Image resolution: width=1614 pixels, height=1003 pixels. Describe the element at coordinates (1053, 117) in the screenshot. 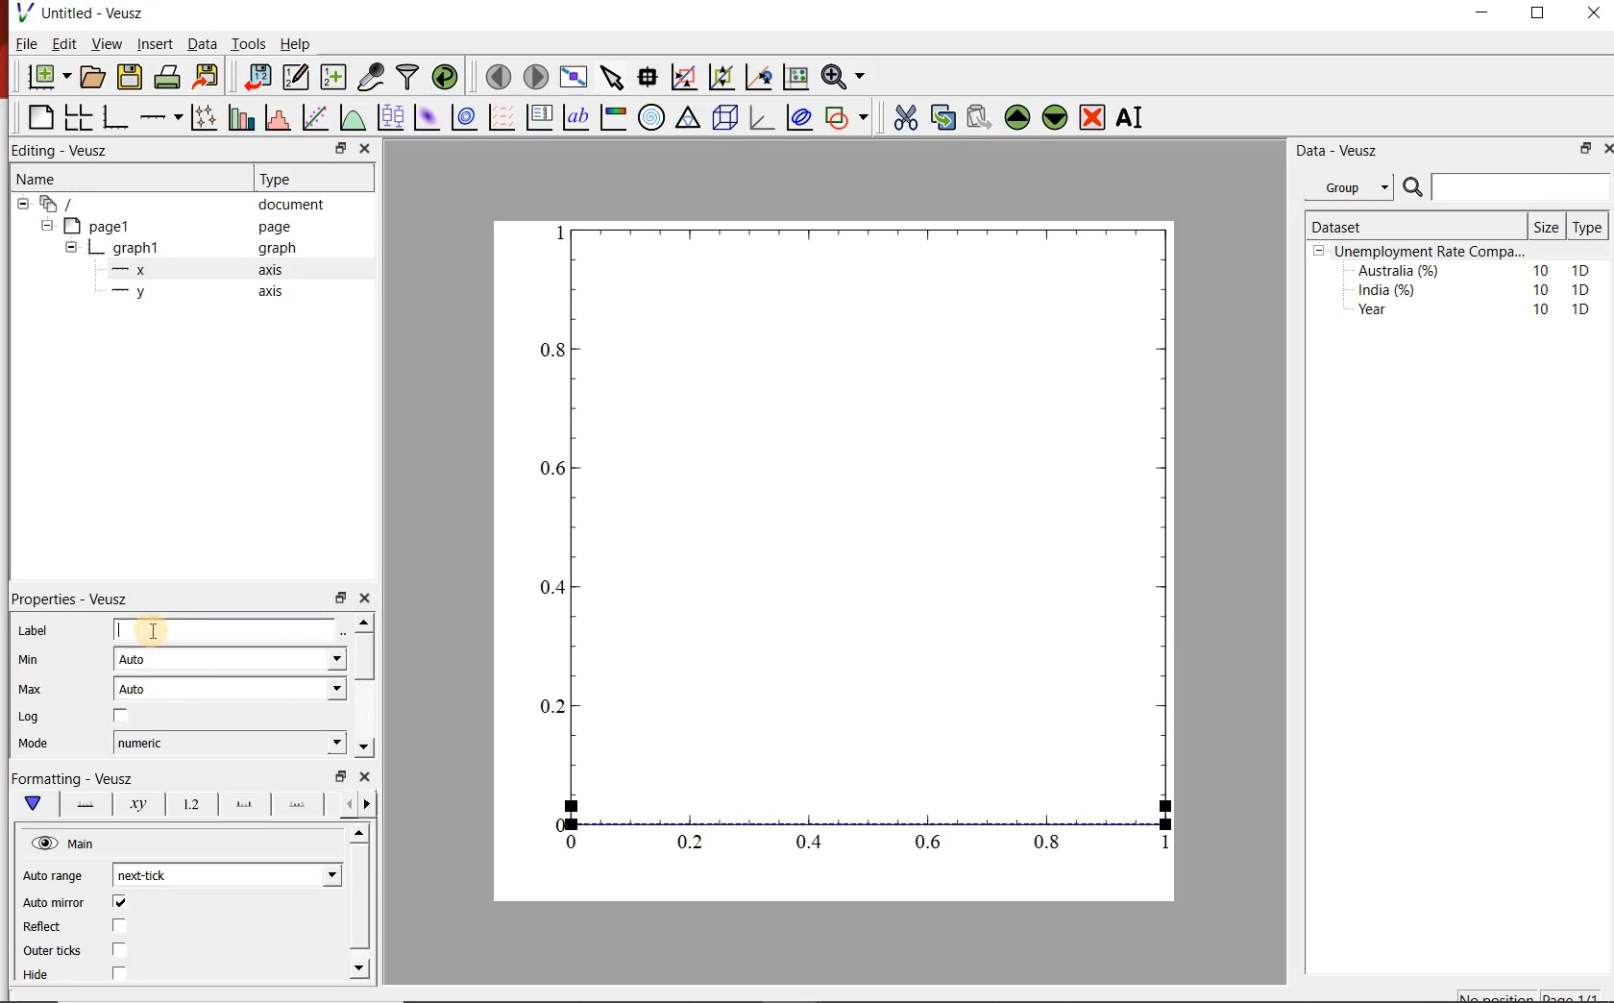

I see `move the widgets down` at that location.